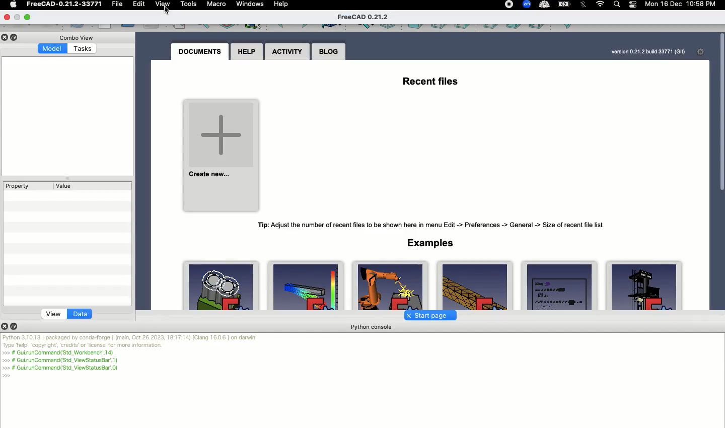 The width and height of the screenshot is (725, 428). Describe the element at coordinates (6, 326) in the screenshot. I see `Close` at that location.